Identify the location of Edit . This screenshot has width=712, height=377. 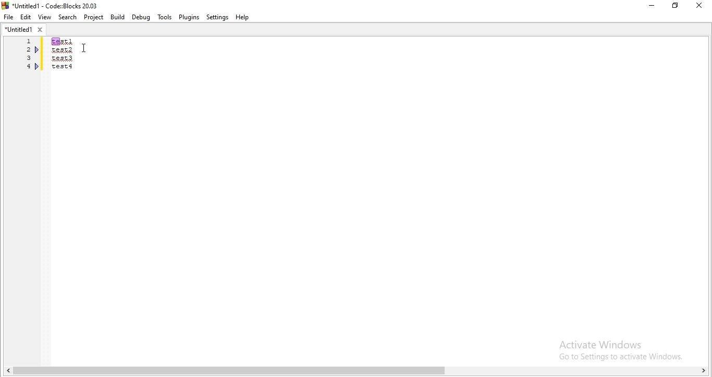
(25, 17).